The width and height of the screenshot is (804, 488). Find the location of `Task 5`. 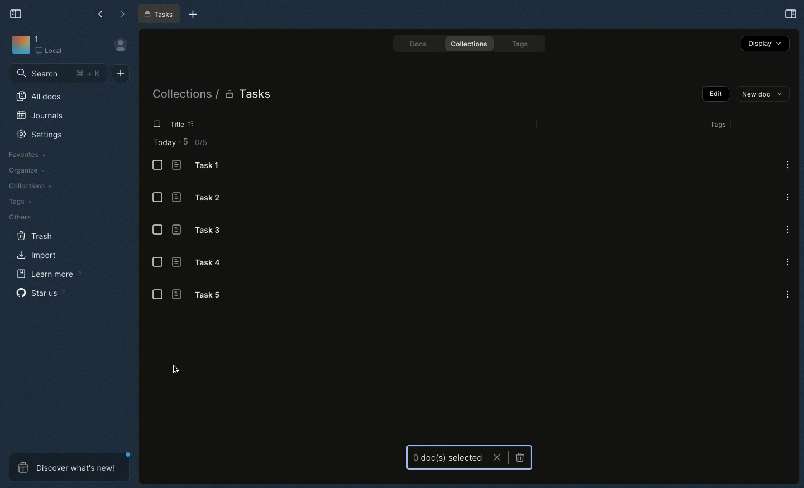

Task 5 is located at coordinates (205, 295).